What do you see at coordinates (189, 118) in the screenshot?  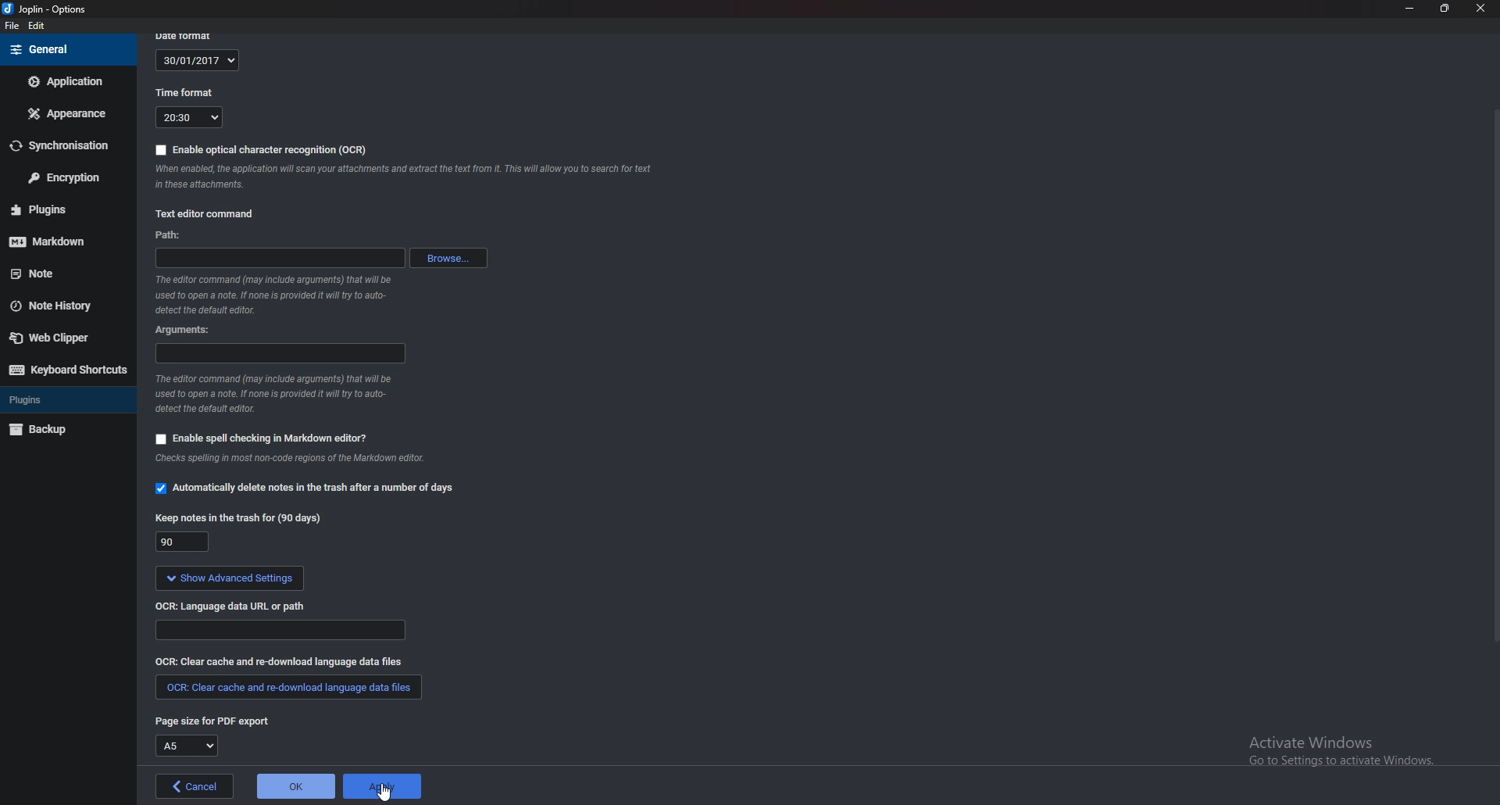 I see `20:30` at bounding box center [189, 118].